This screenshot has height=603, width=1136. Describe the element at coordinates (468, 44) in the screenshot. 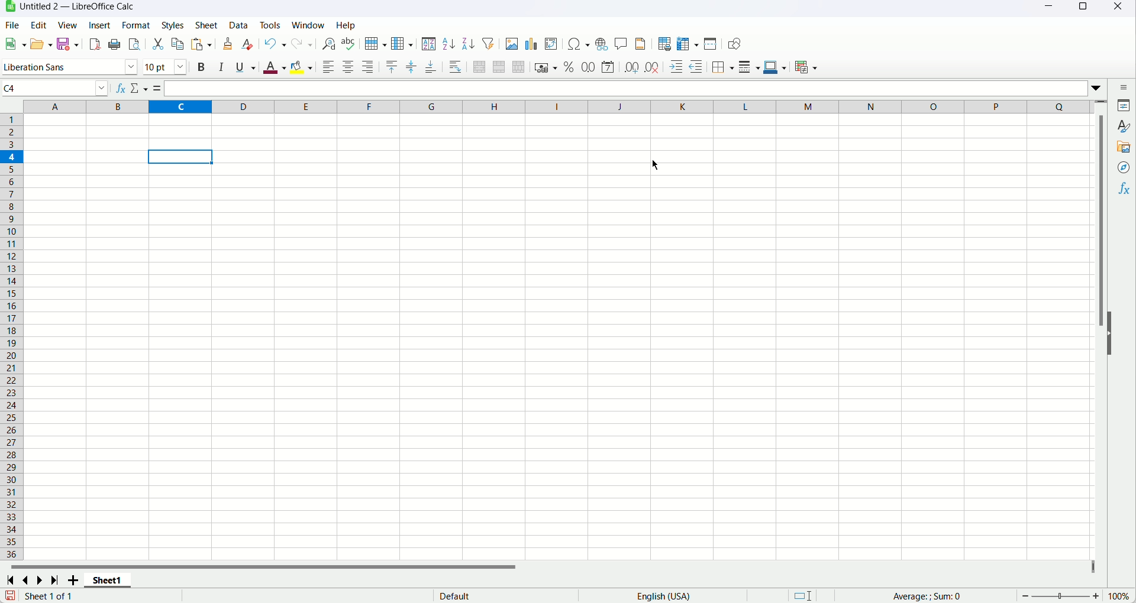

I see `Sort descending` at that location.